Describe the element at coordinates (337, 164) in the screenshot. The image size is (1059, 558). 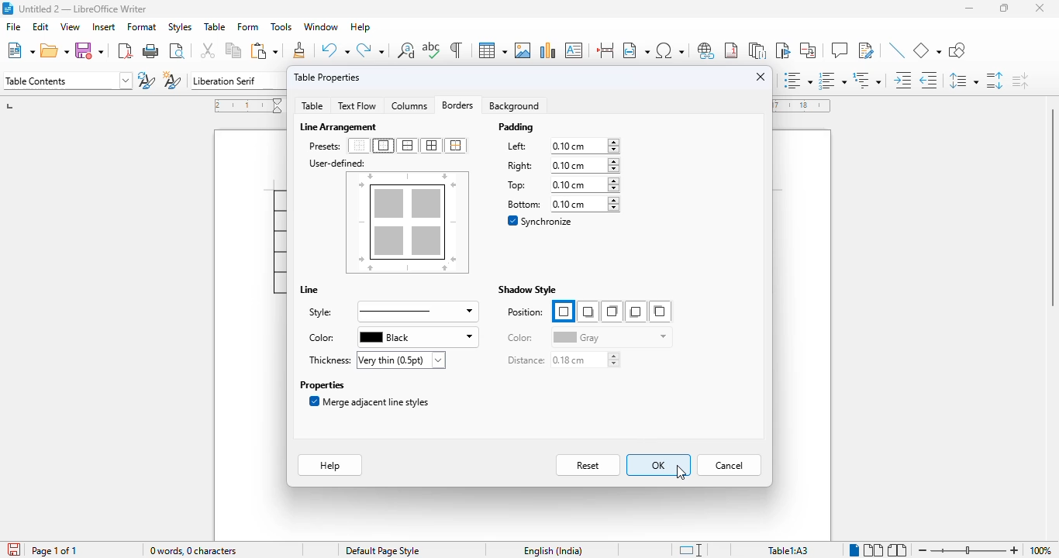
I see `user-defined` at that location.